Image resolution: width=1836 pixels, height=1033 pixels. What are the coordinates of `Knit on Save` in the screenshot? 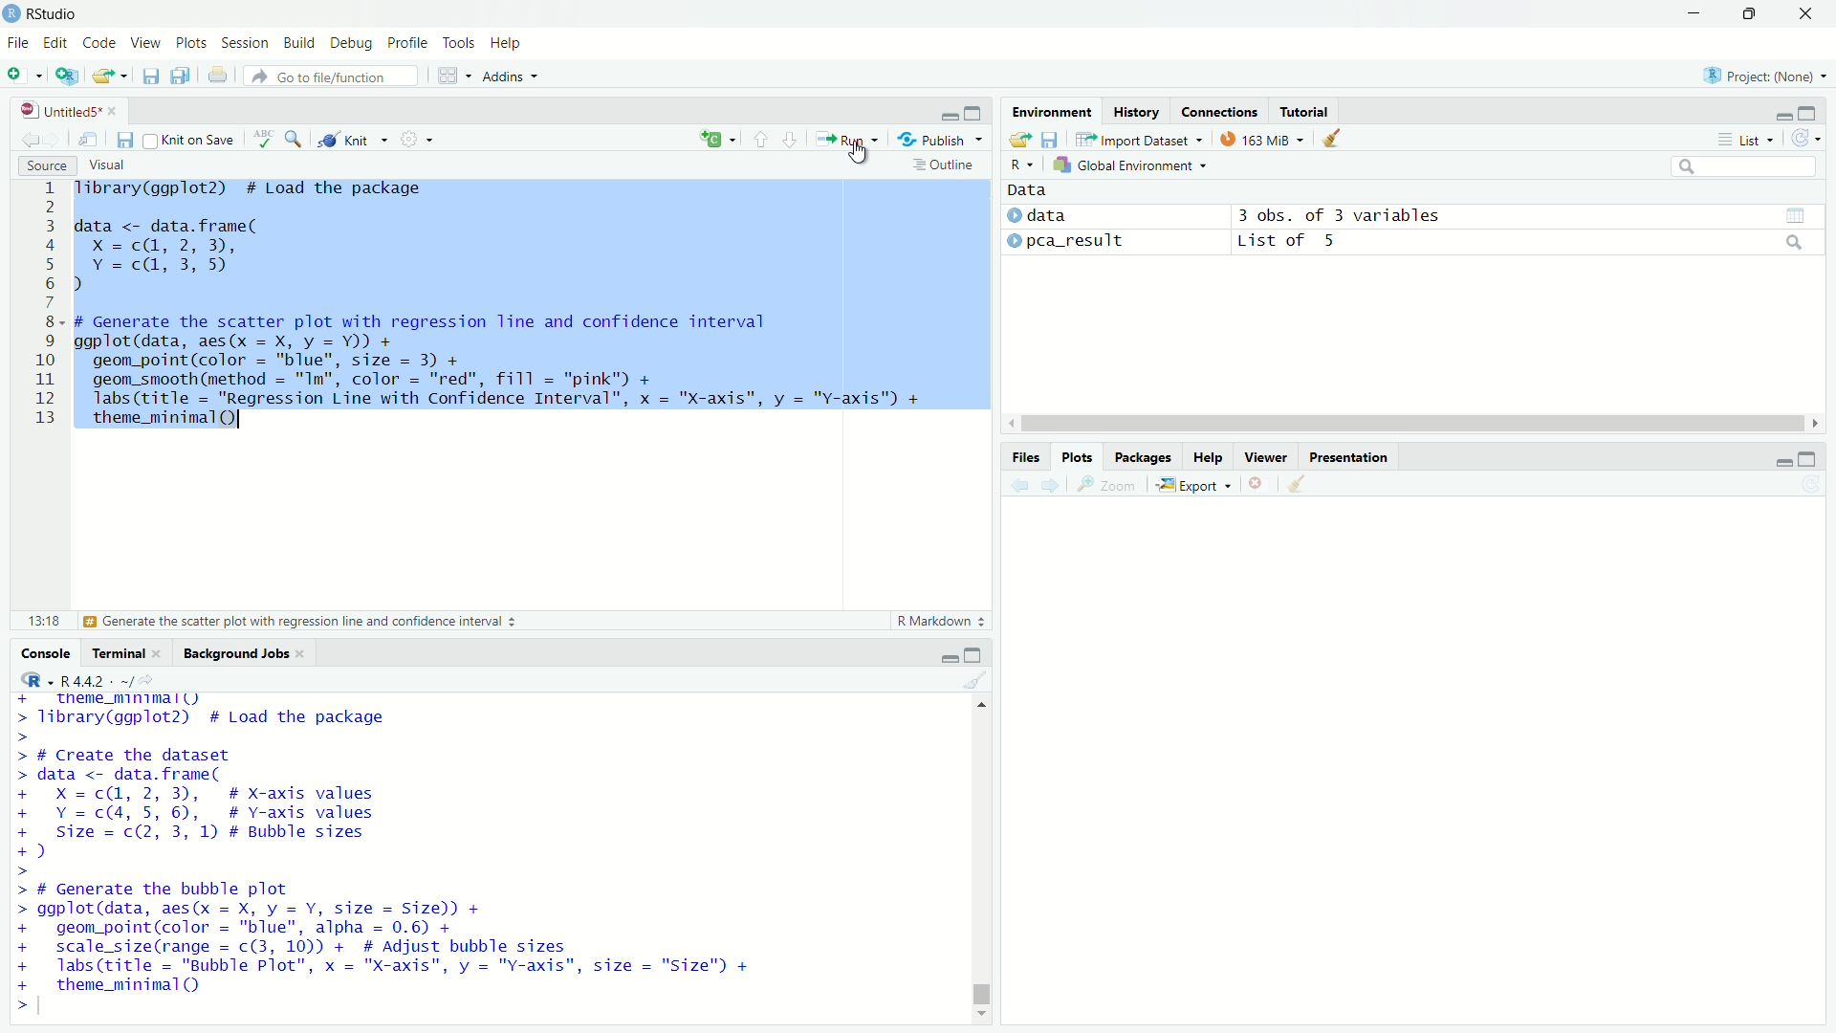 It's located at (190, 139).